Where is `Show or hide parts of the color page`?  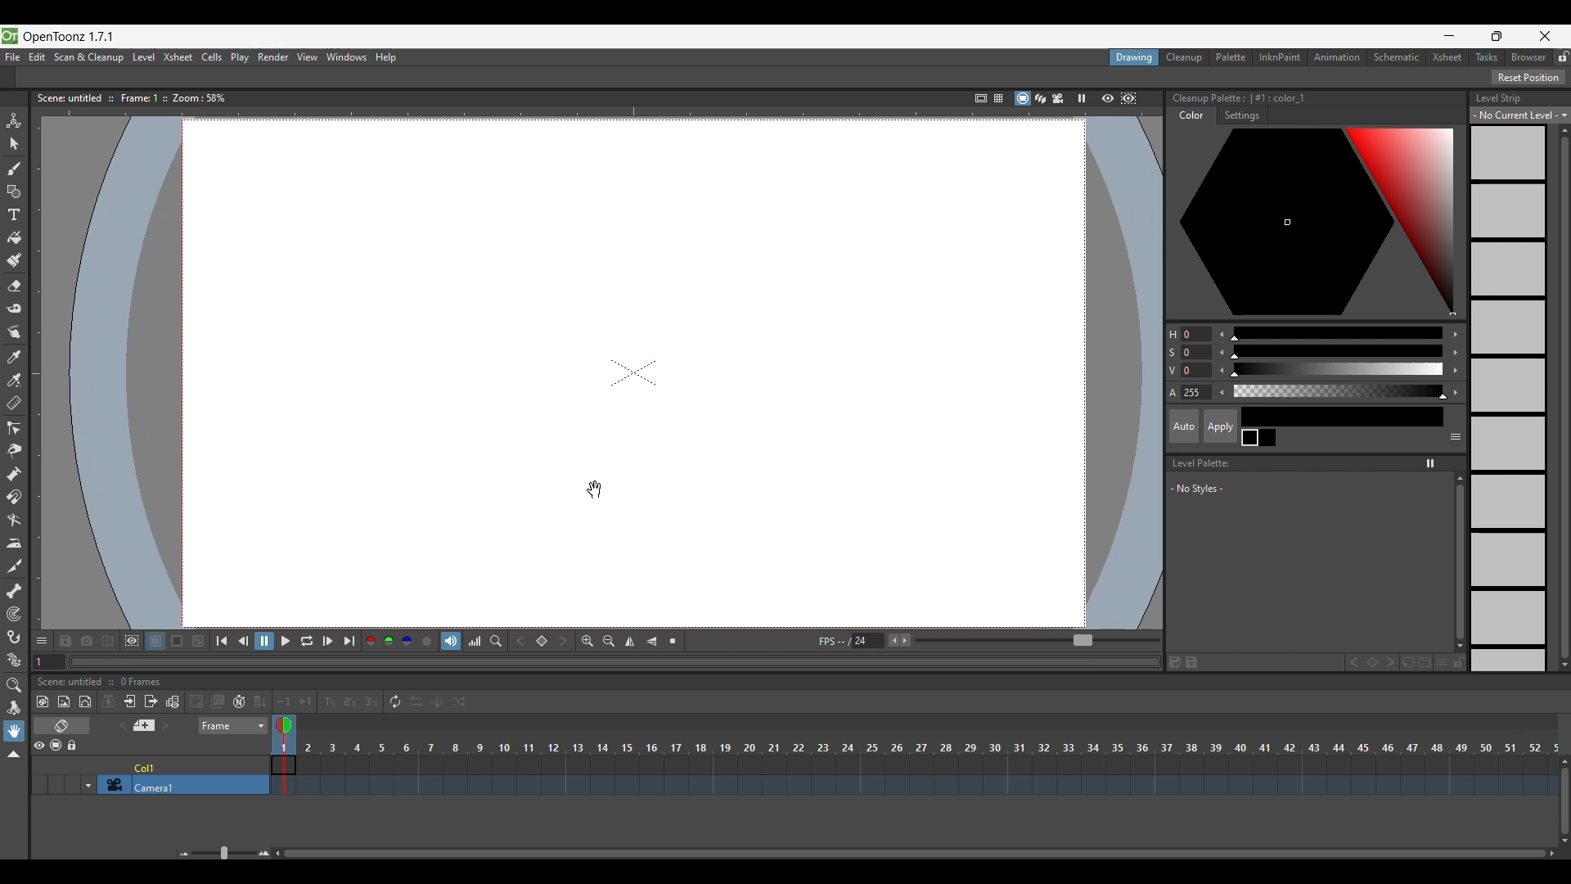 Show or hide parts of the color page is located at coordinates (1456, 436).